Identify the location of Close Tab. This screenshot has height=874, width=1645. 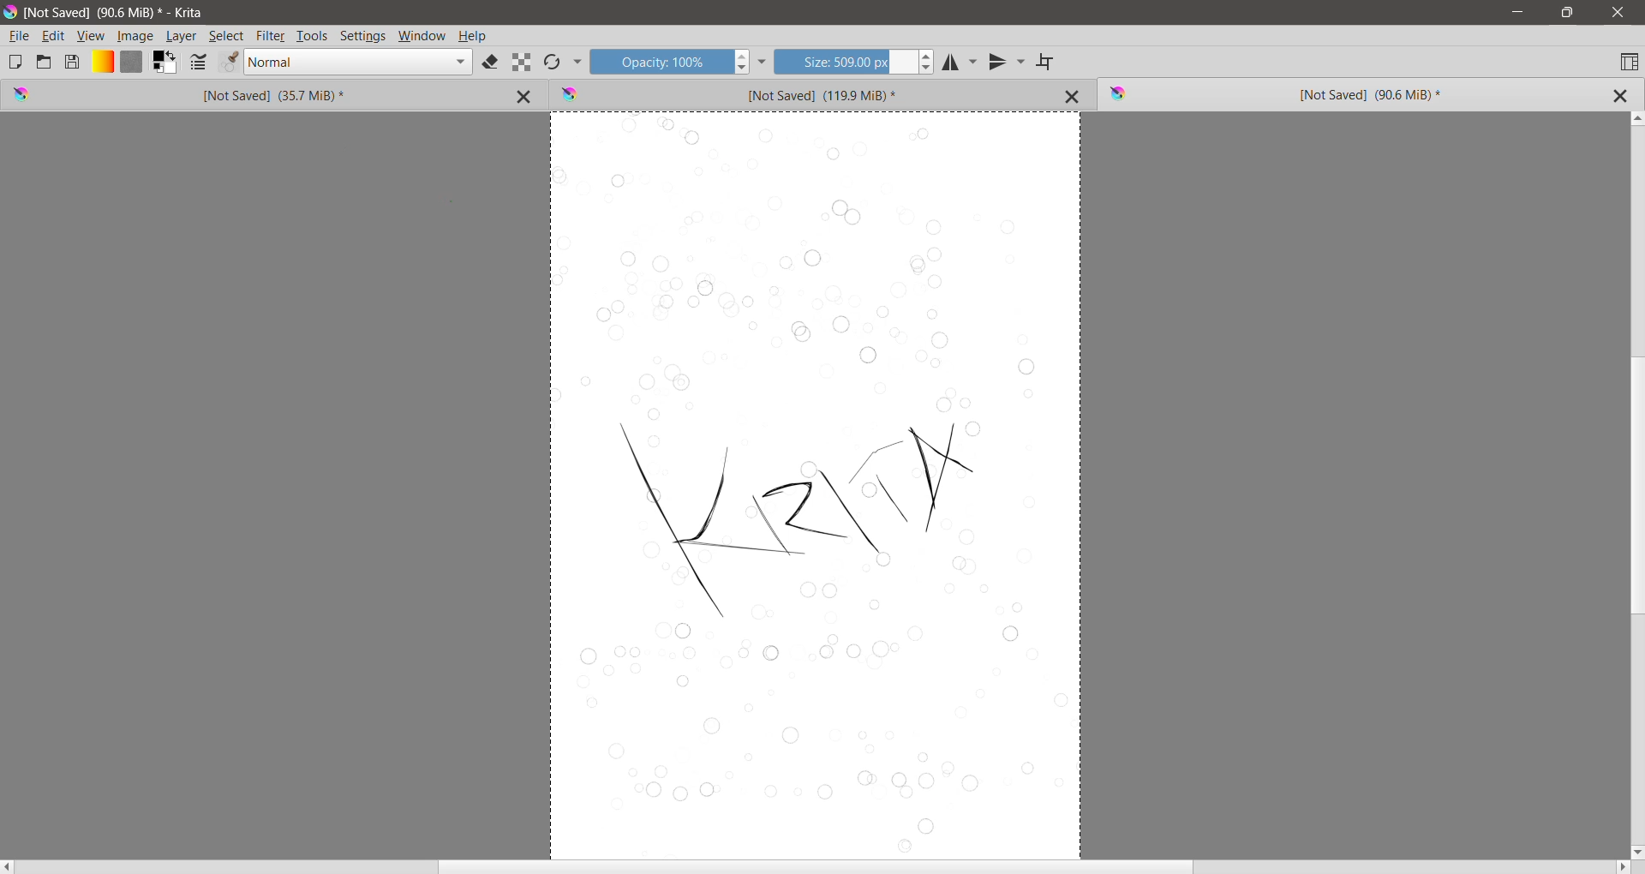
(1618, 96).